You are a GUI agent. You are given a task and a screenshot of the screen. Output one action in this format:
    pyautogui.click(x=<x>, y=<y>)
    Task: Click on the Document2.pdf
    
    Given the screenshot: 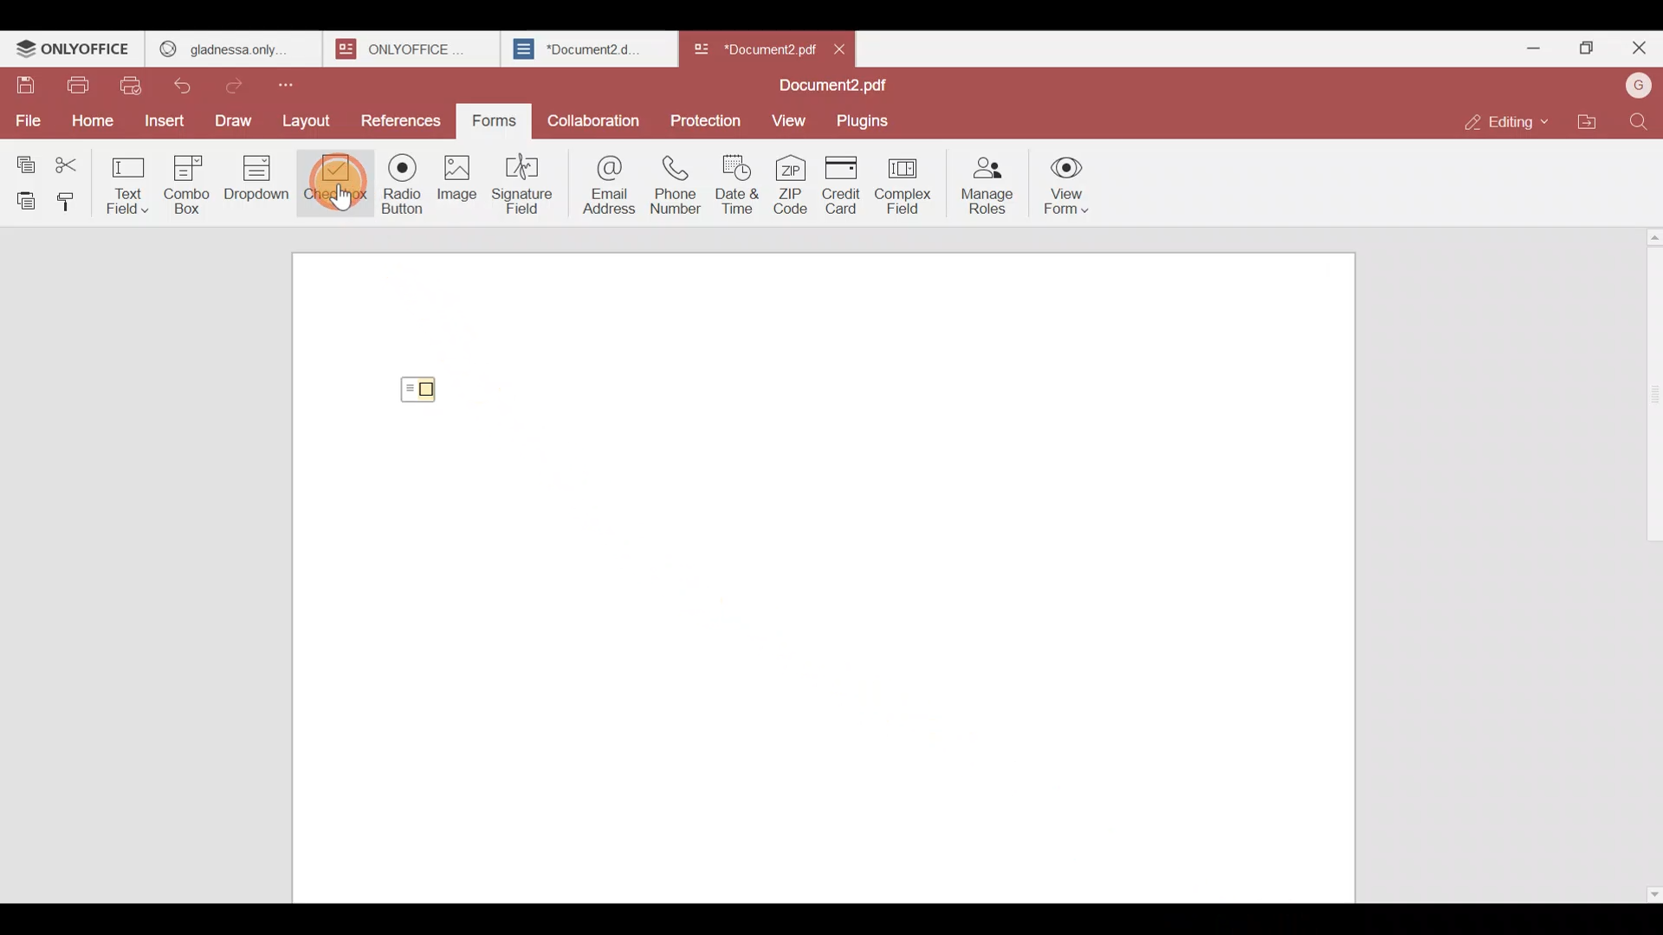 What is the action you would take?
    pyautogui.click(x=828, y=87)
    